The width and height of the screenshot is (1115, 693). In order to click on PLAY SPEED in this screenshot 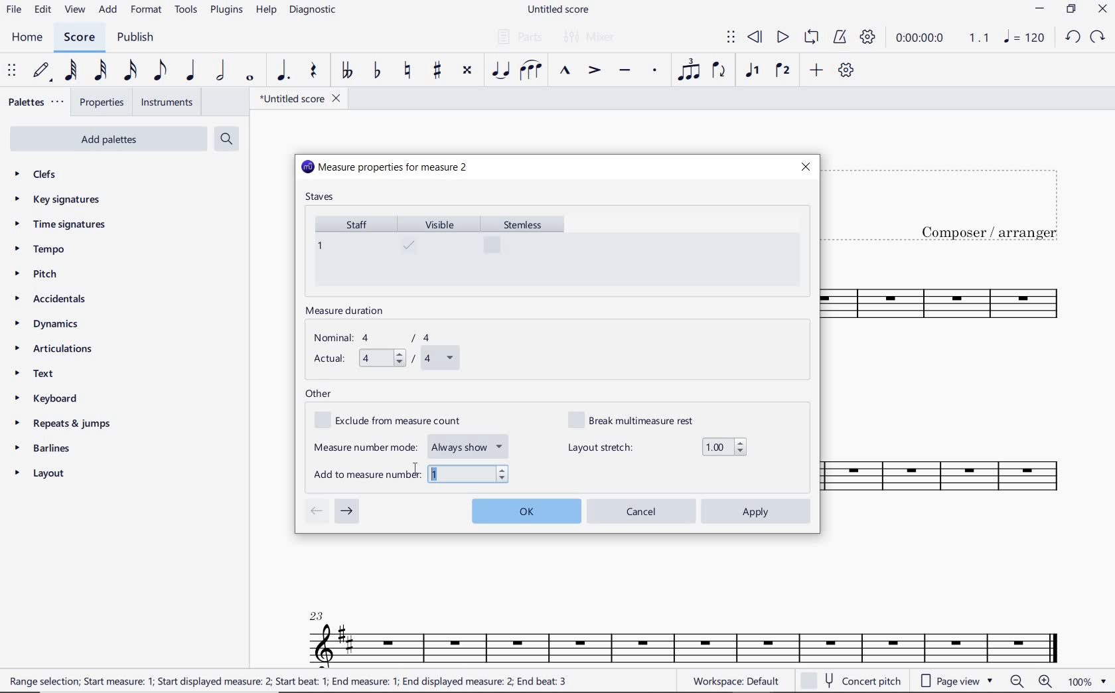, I will do `click(942, 39)`.